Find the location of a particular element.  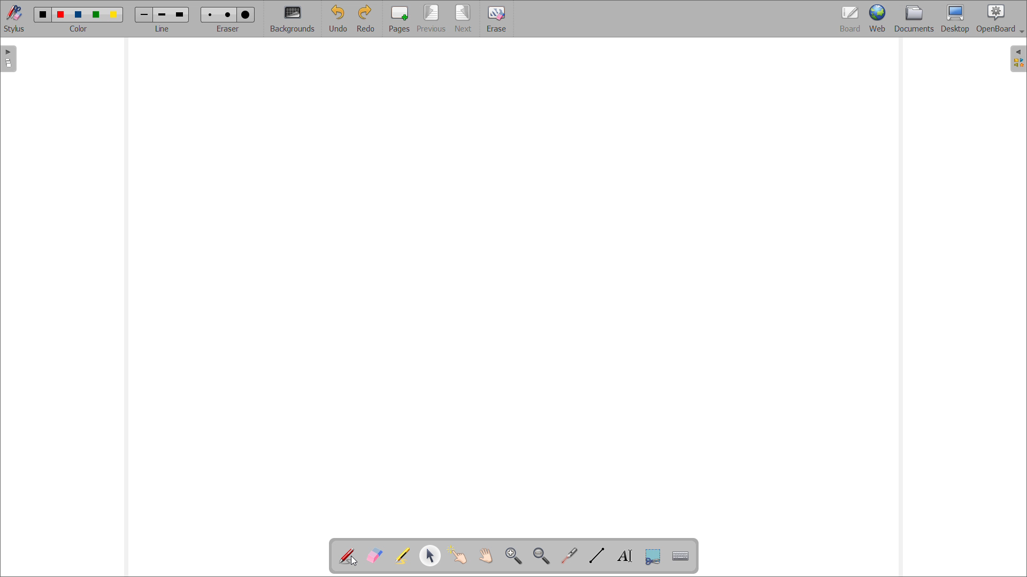

desktop is located at coordinates (955, 19).